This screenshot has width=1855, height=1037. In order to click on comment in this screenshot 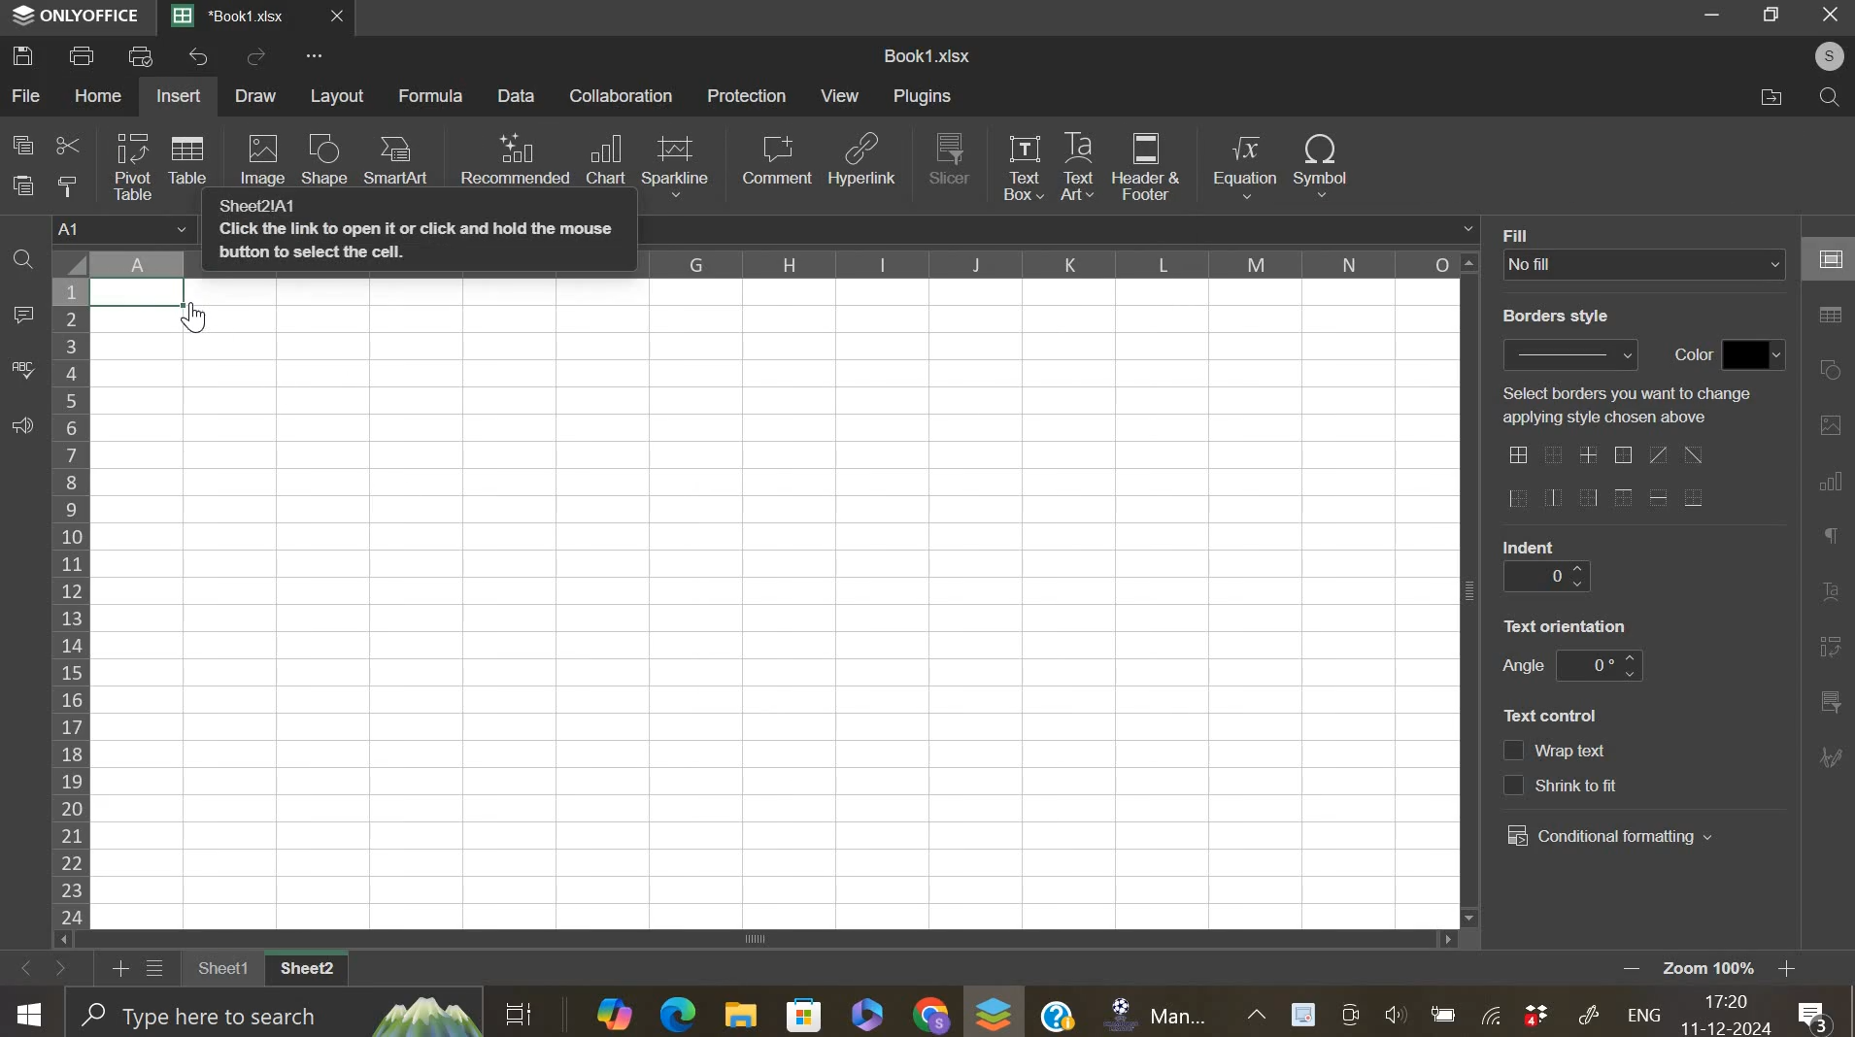, I will do `click(22, 316)`.